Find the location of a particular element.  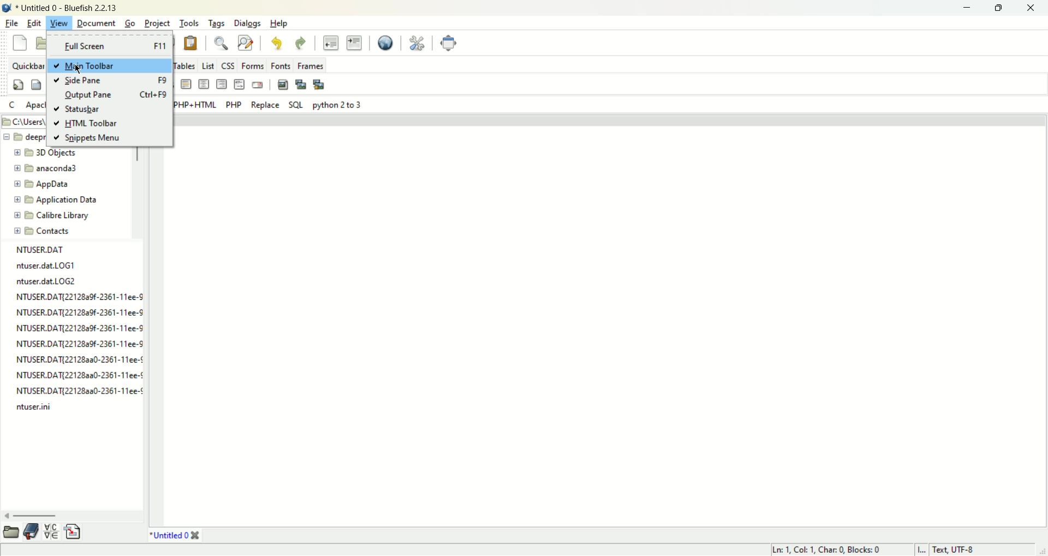

project is located at coordinates (158, 22).